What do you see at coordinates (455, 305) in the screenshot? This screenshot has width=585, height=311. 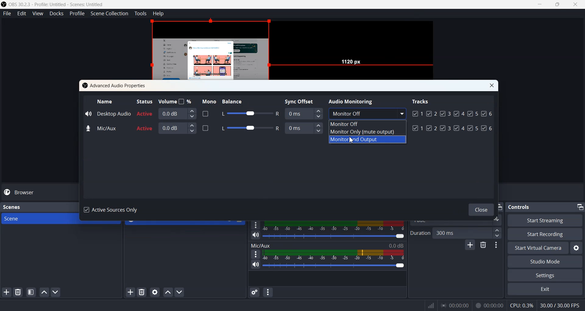 I see `00:00:00` at bounding box center [455, 305].